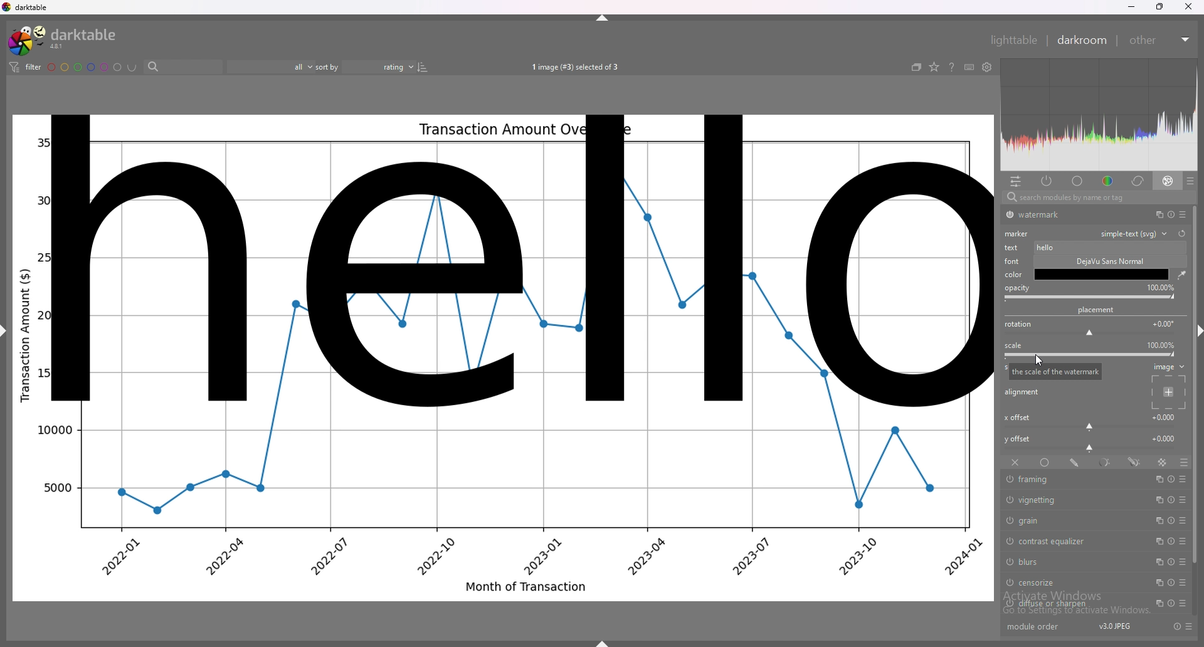  What do you see at coordinates (1090, 427) in the screenshot?
I see `x offset bar` at bounding box center [1090, 427].